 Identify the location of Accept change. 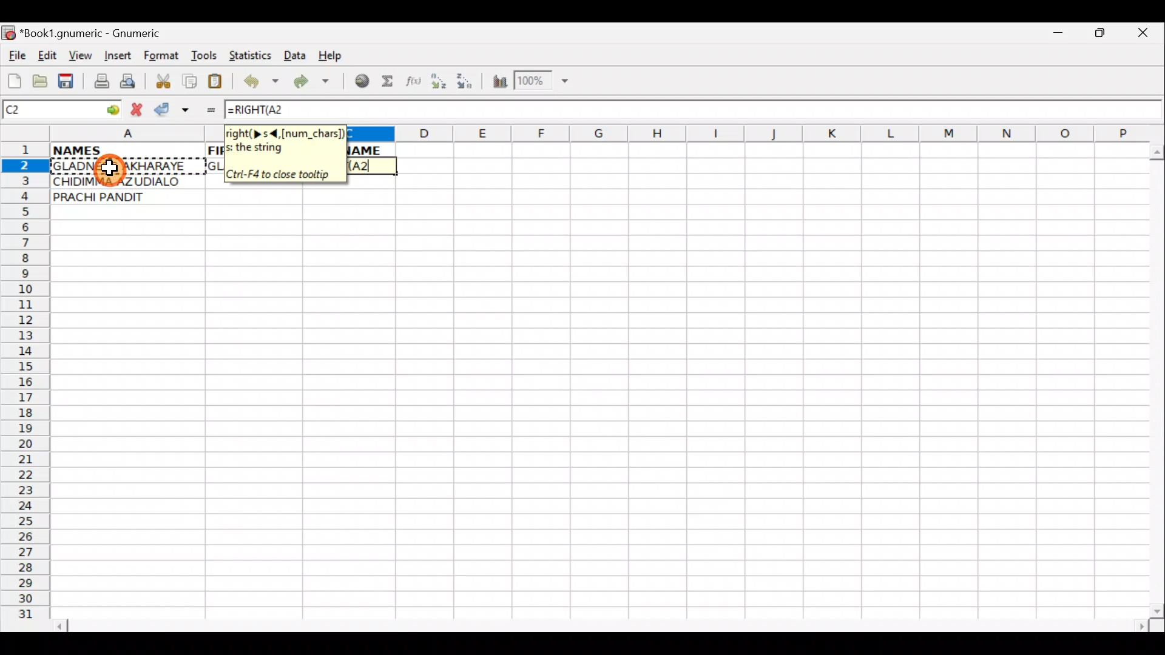
(172, 110).